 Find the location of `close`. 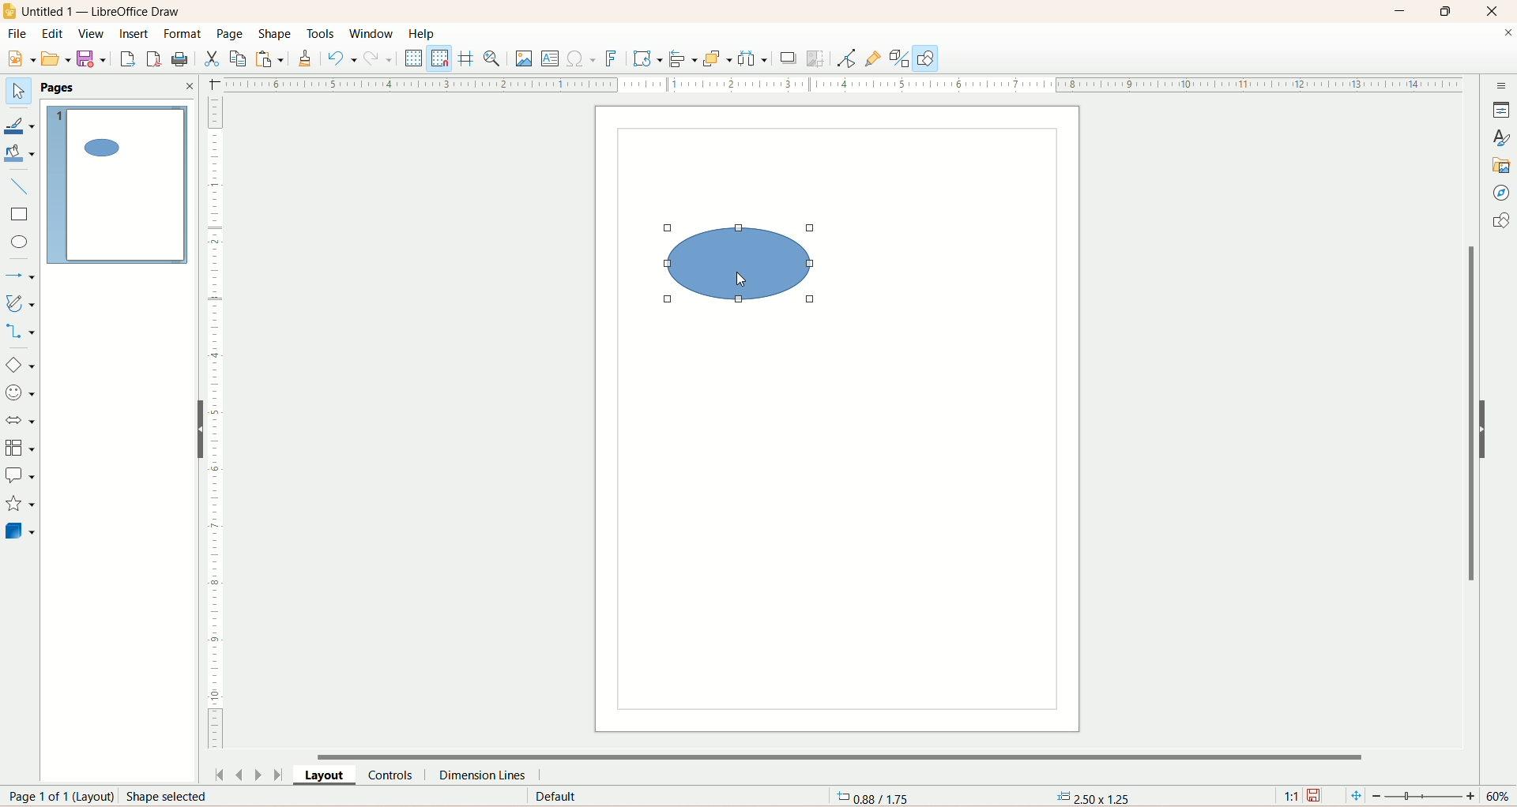

close is located at coordinates (189, 88).